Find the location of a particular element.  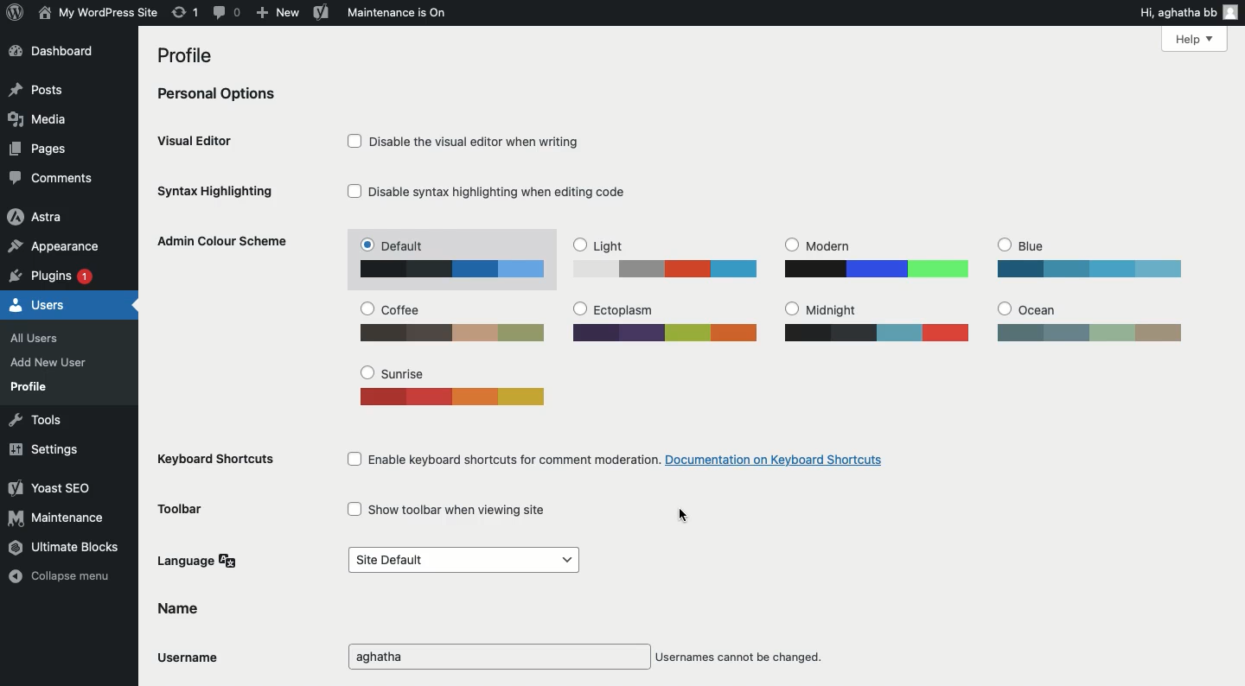

Settings is located at coordinates (46, 449).